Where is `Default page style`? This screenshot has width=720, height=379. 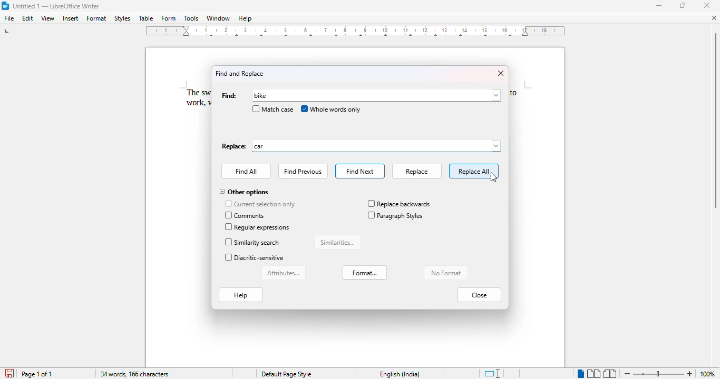 Default page style is located at coordinates (286, 374).